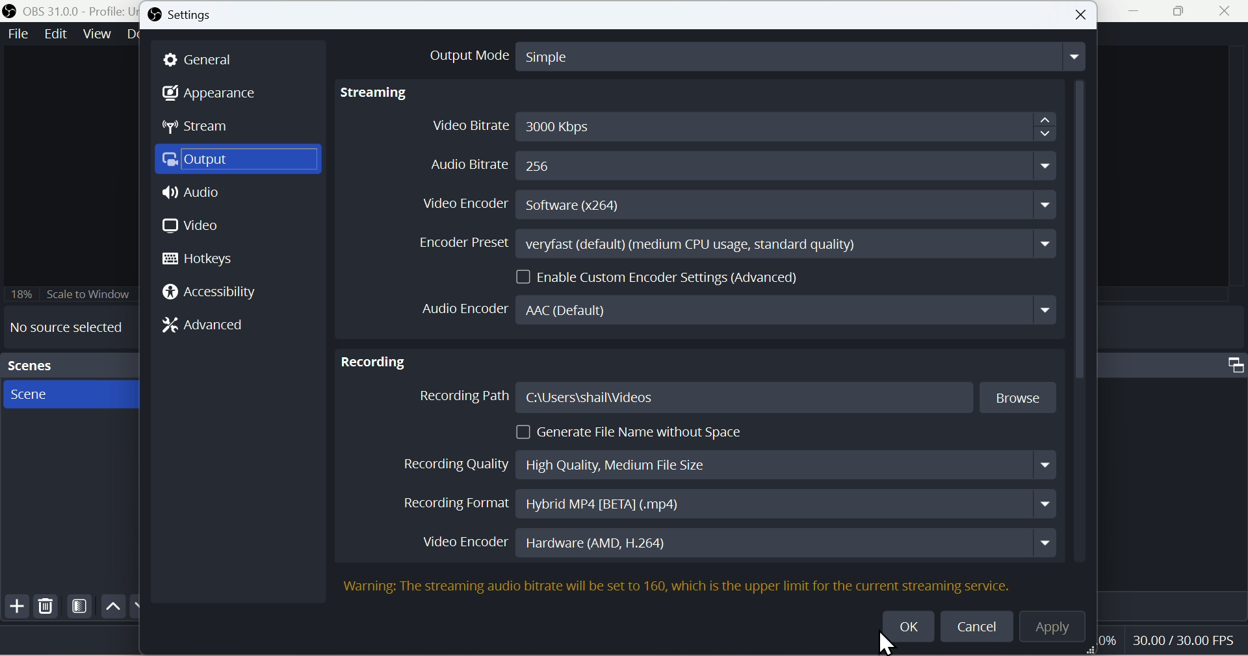  Describe the element at coordinates (46, 609) in the screenshot. I see `Delete` at that location.